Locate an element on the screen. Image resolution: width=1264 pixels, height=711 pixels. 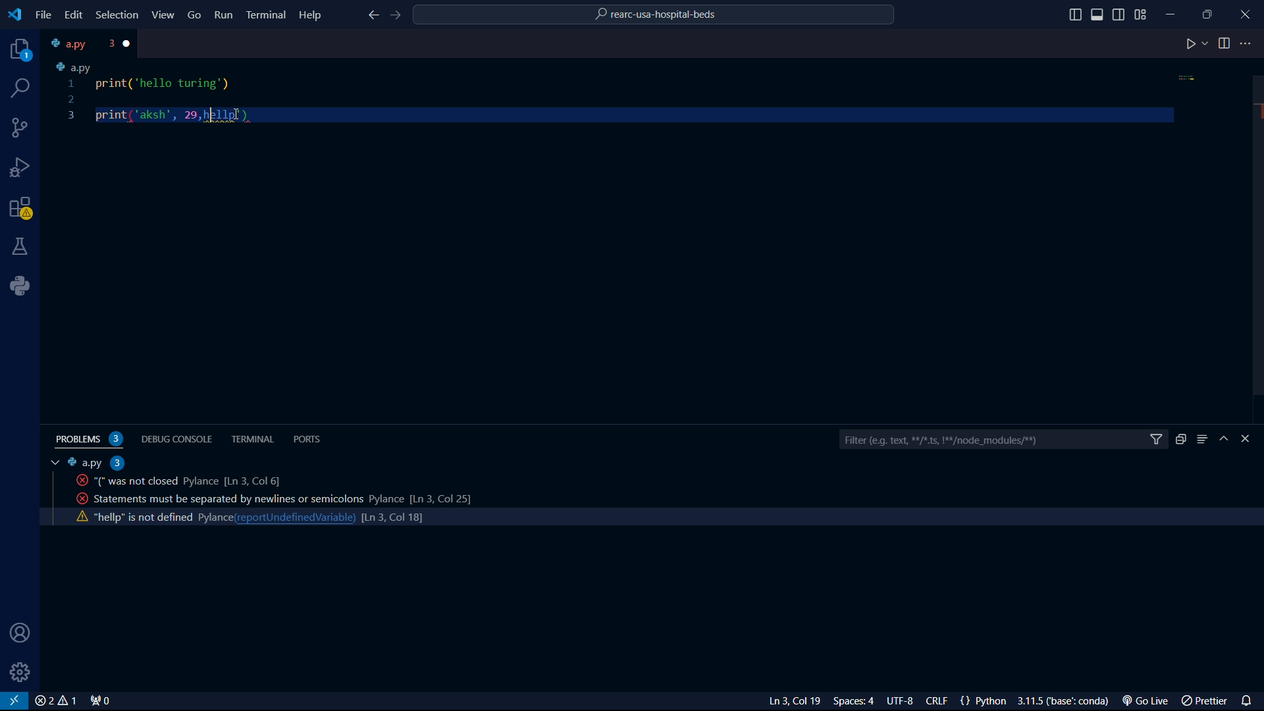
activity code is located at coordinates (144, 515).